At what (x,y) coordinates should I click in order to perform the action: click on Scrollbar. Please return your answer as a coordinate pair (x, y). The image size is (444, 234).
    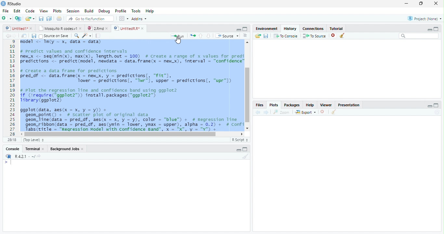
    Looking at the image, I should click on (133, 134).